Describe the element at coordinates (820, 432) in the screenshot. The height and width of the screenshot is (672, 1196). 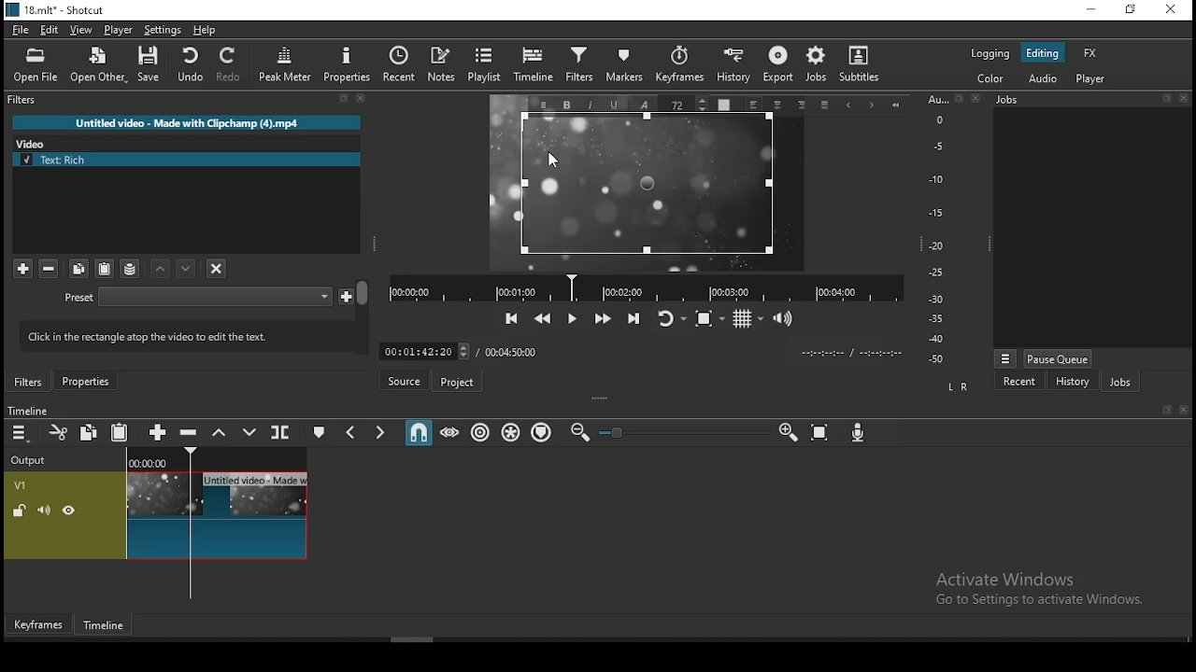
I see `zoom timeline to fit` at that location.